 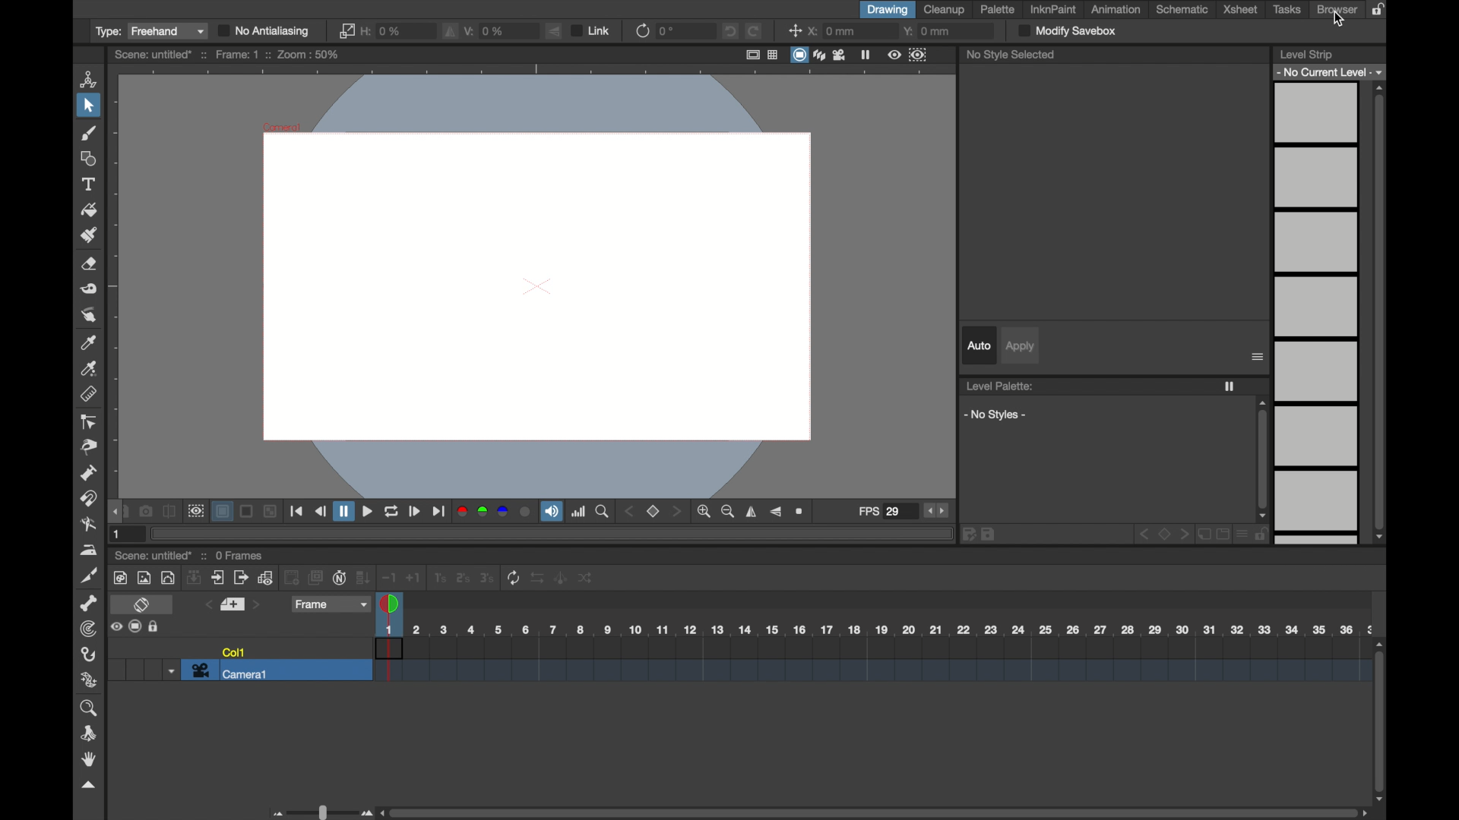 What do you see at coordinates (90, 289) in the screenshot?
I see `tape tool` at bounding box center [90, 289].